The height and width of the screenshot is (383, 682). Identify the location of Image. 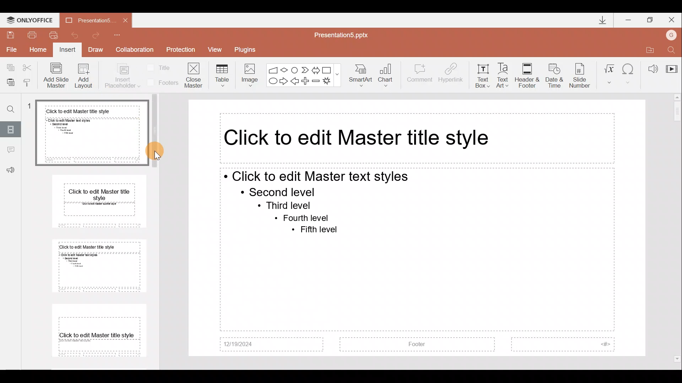
(248, 74).